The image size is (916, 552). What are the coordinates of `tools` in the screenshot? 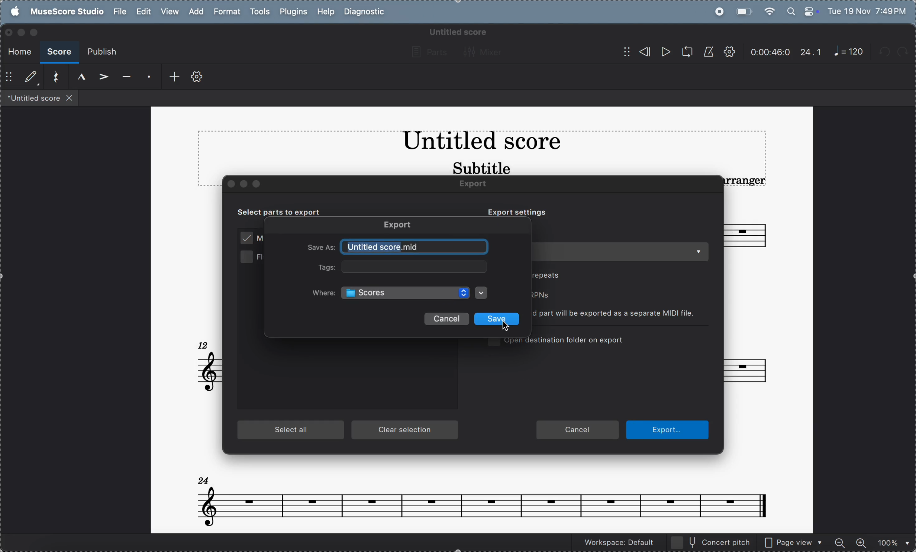 It's located at (259, 13).